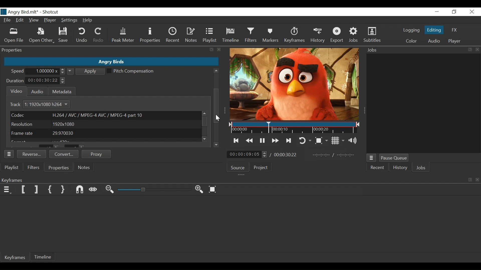  I want to click on In Point, so click(334, 154).